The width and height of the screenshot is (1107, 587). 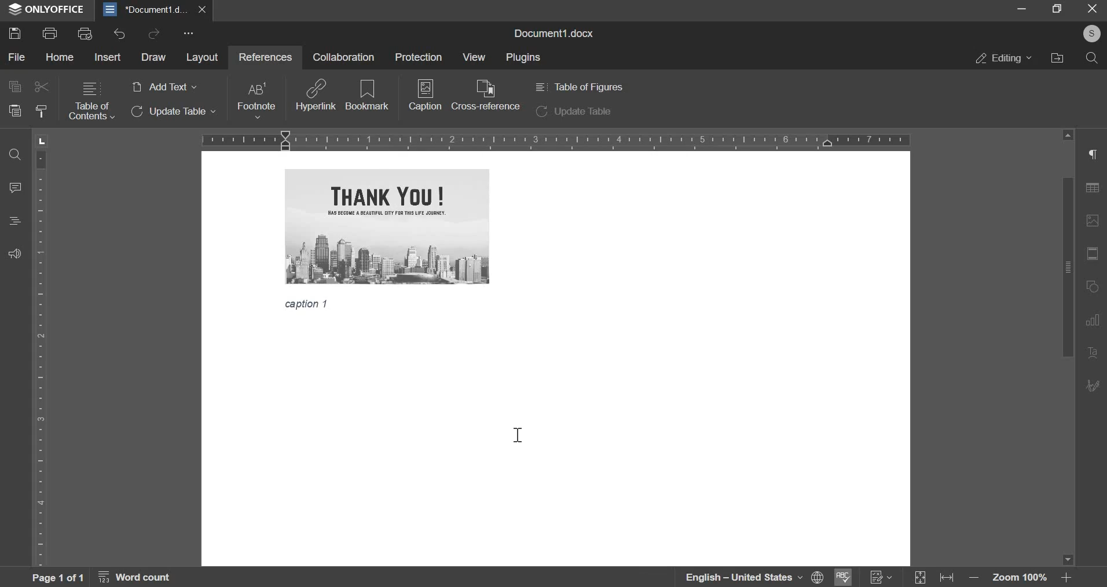 I want to click on fullscreen, so click(x=1057, y=9).